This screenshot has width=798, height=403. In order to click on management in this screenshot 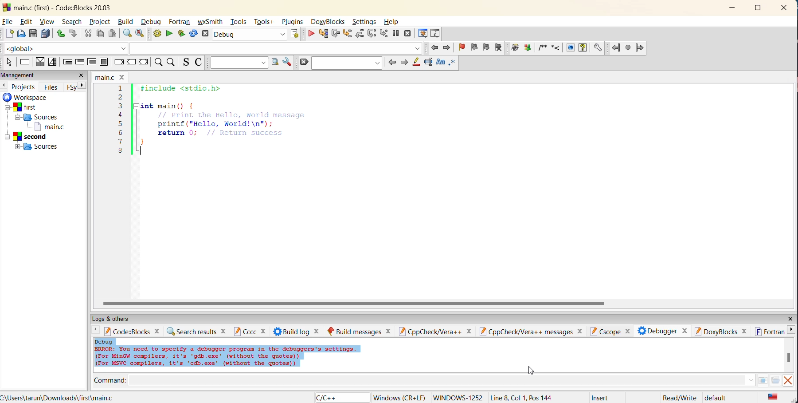, I will do `click(20, 75)`.